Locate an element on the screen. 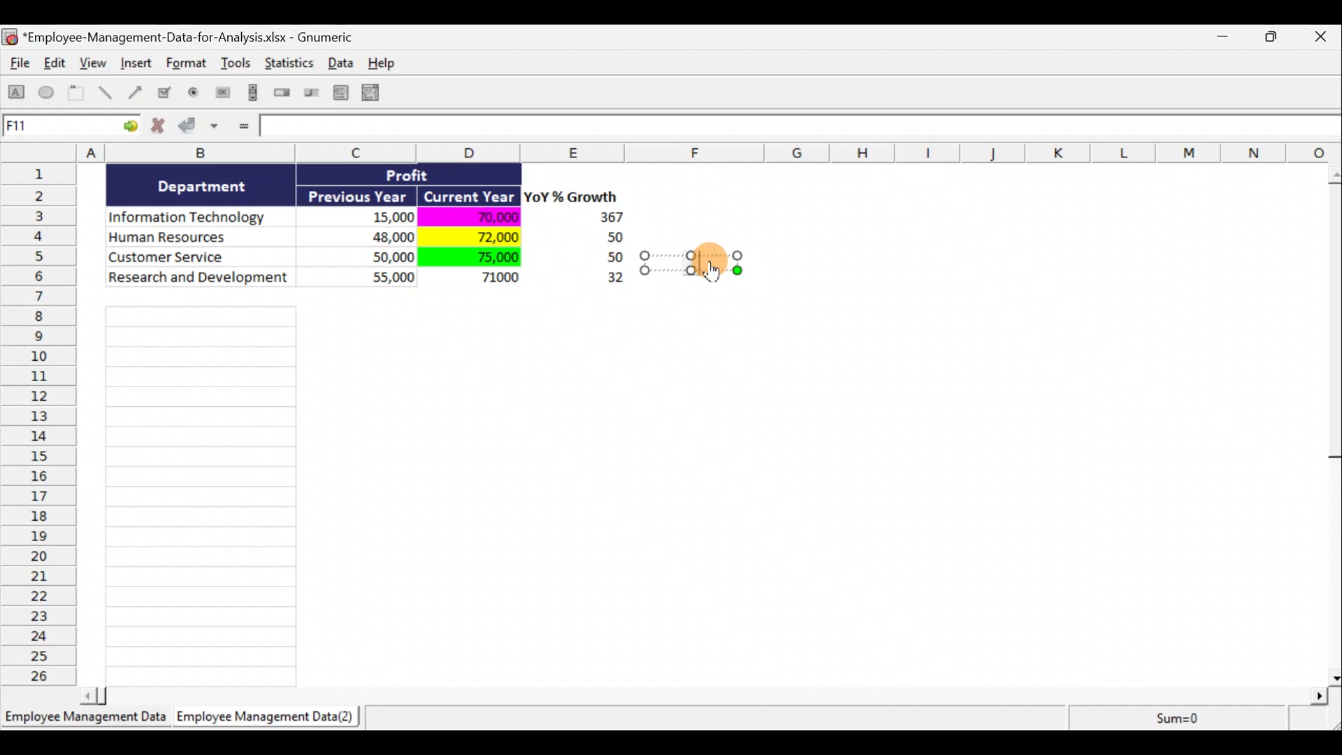 The width and height of the screenshot is (1342, 755). Create a line object is located at coordinates (108, 93).